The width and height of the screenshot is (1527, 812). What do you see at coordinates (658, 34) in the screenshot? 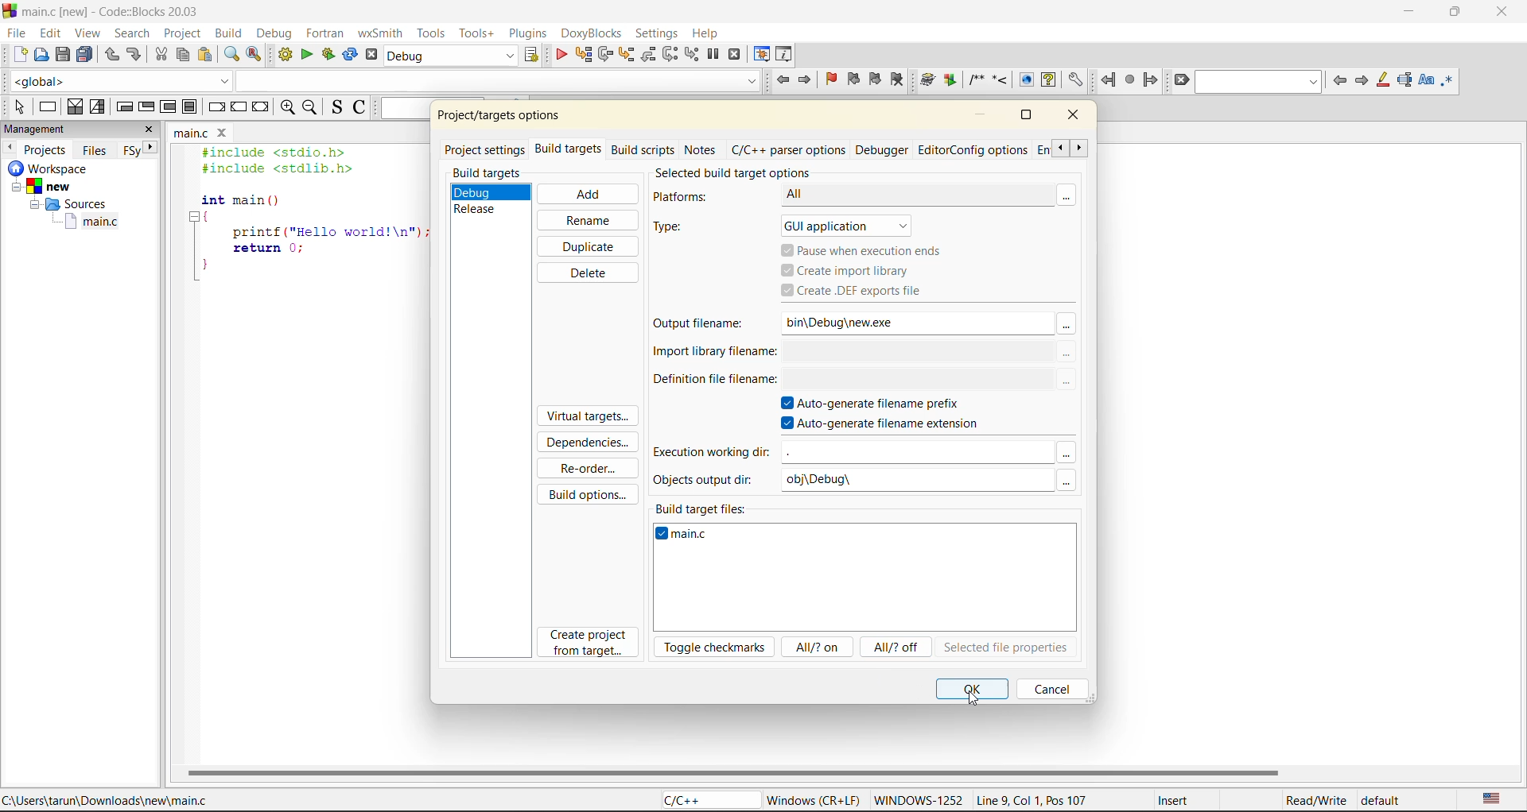
I see `settings` at bounding box center [658, 34].